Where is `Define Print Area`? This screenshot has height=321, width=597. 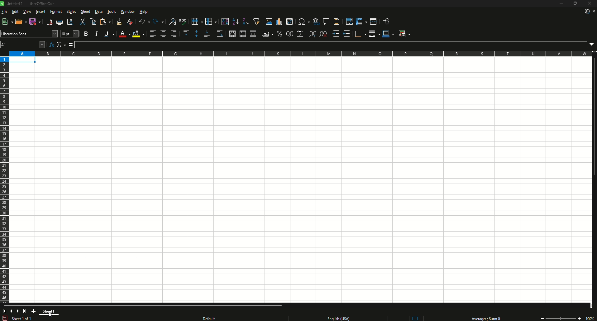 Define Print Area is located at coordinates (349, 22).